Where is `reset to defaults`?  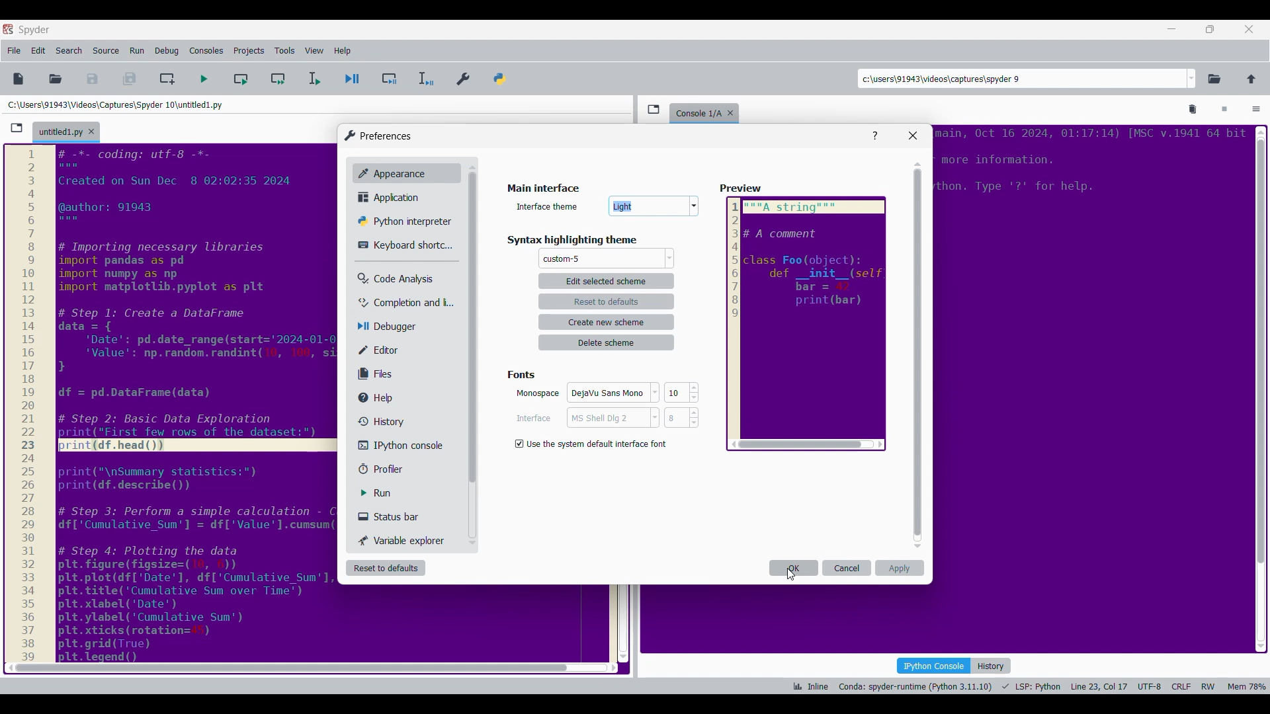
reset to defaults is located at coordinates (607, 301).